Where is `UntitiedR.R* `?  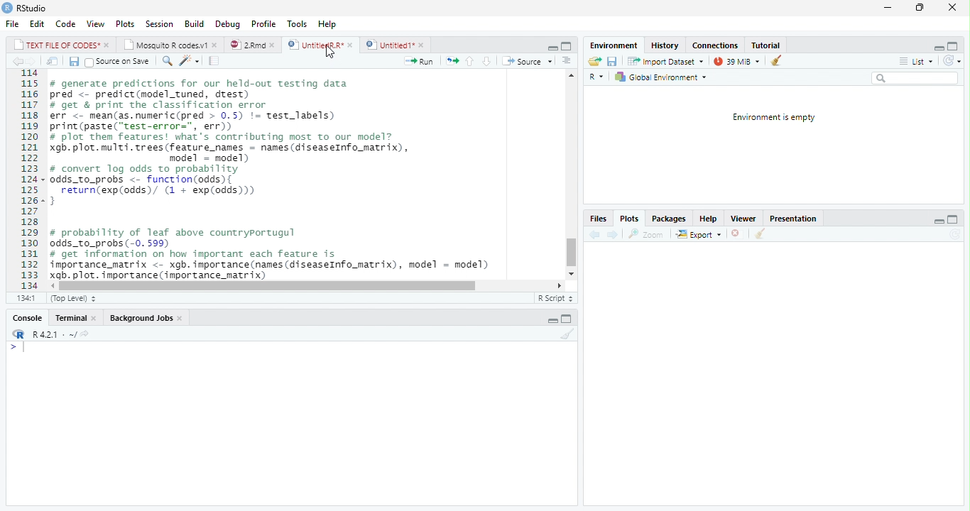
UntitiedR.R*  is located at coordinates (320, 44).